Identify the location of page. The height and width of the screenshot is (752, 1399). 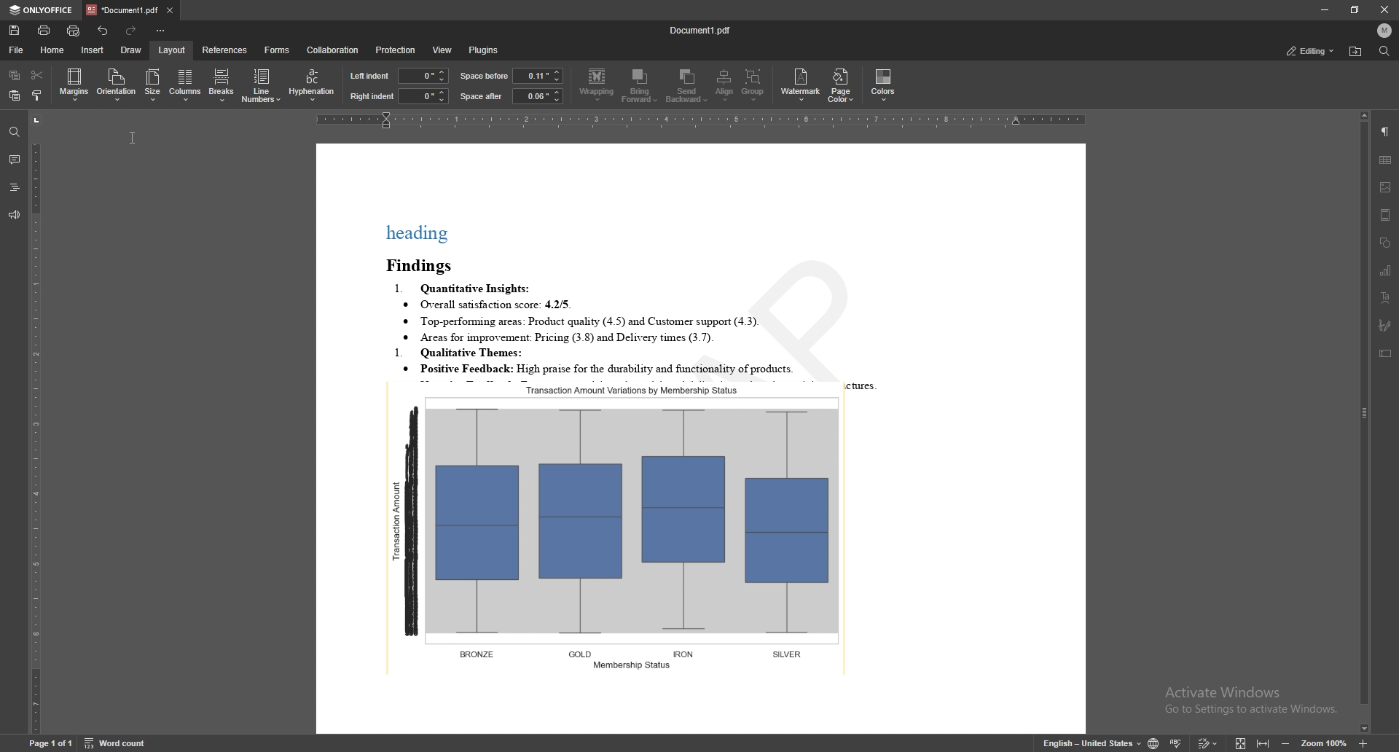
(49, 743).